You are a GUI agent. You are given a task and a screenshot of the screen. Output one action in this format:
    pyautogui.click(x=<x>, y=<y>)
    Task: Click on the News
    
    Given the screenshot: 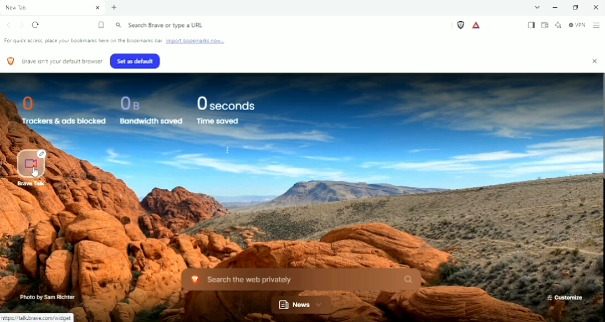 What is the action you would take?
    pyautogui.click(x=302, y=305)
    